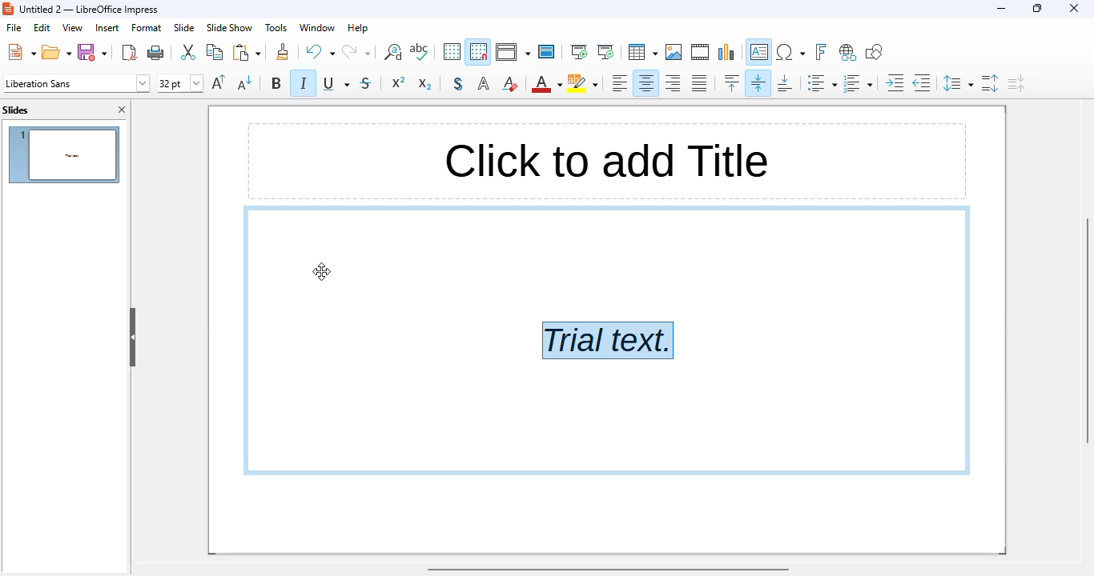  I want to click on snap to grid, so click(479, 52).